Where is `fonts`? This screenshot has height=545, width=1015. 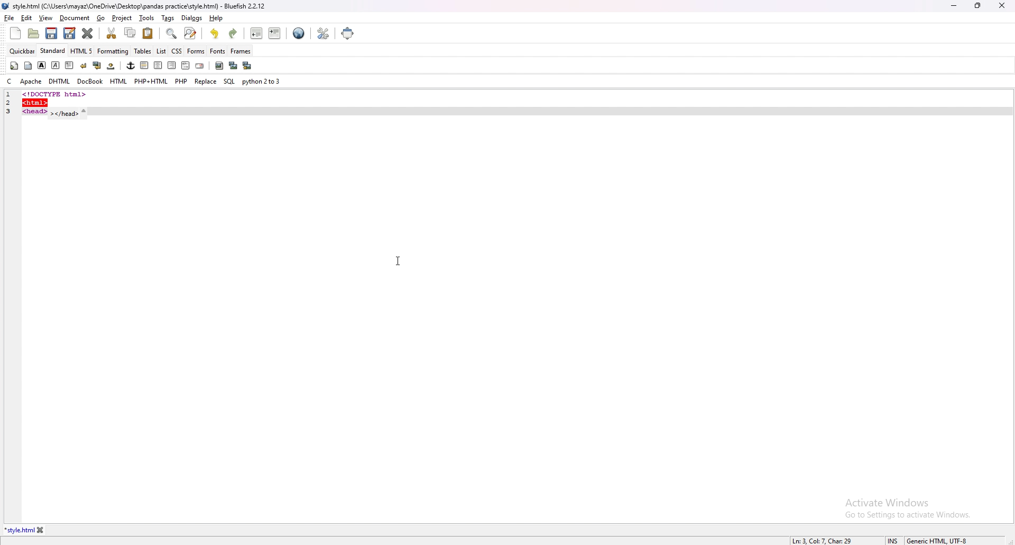 fonts is located at coordinates (218, 51).